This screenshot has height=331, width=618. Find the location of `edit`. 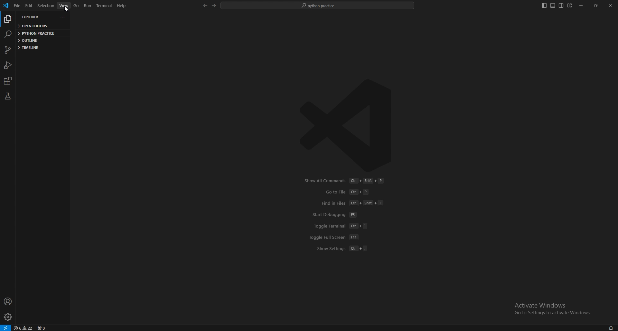

edit is located at coordinates (28, 5).